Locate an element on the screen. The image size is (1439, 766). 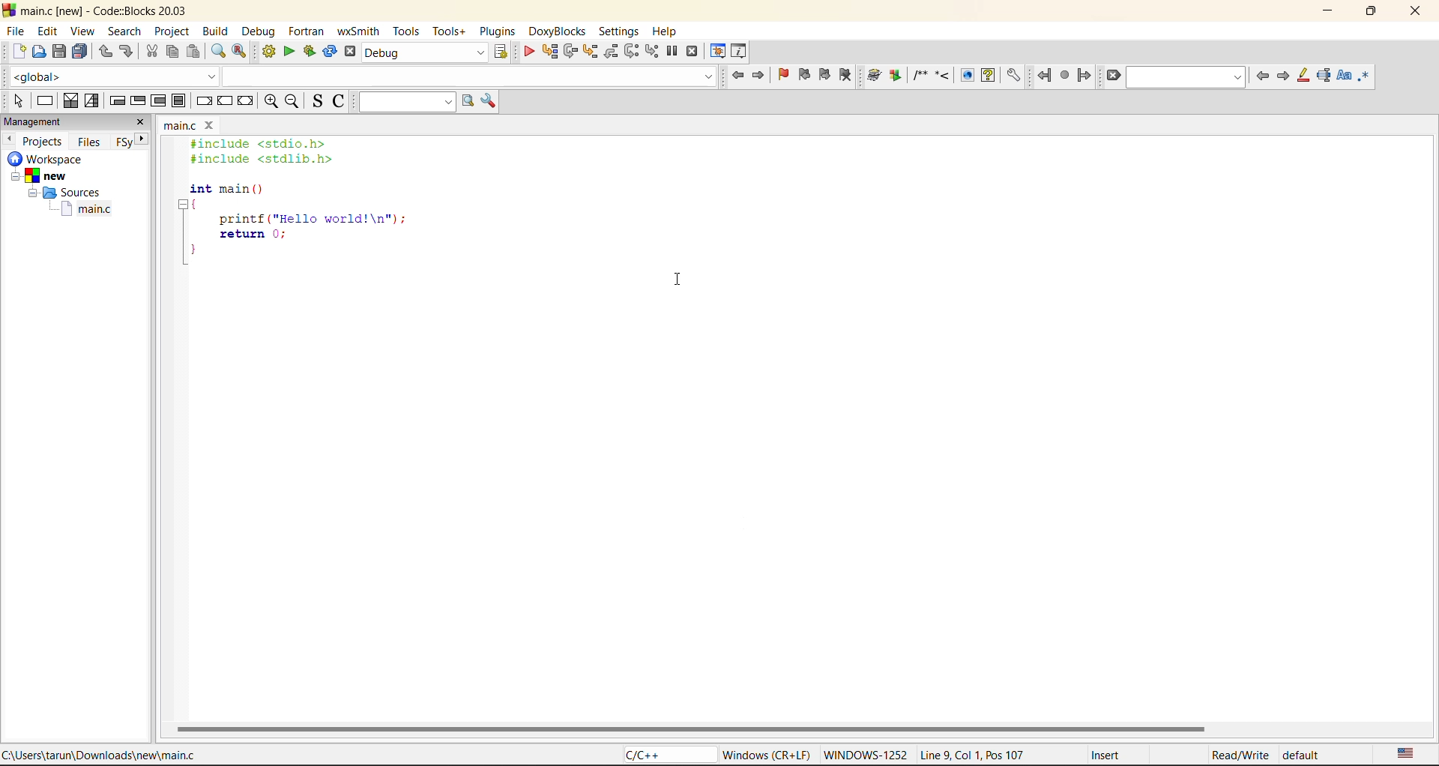
stop debugger is located at coordinates (693, 52).